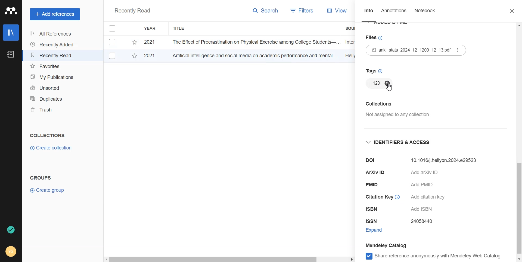 This screenshot has height=262, width=522. Describe the element at coordinates (10, 230) in the screenshot. I see `Auto sync` at that location.